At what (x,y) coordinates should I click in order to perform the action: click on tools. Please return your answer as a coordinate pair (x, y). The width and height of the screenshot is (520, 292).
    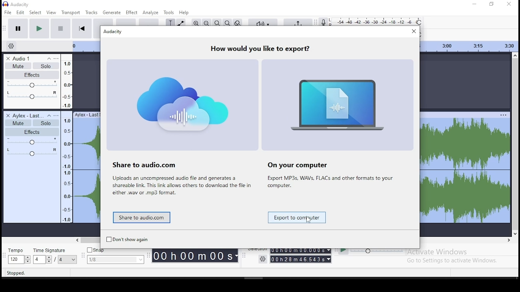
    Looking at the image, I should click on (170, 12).